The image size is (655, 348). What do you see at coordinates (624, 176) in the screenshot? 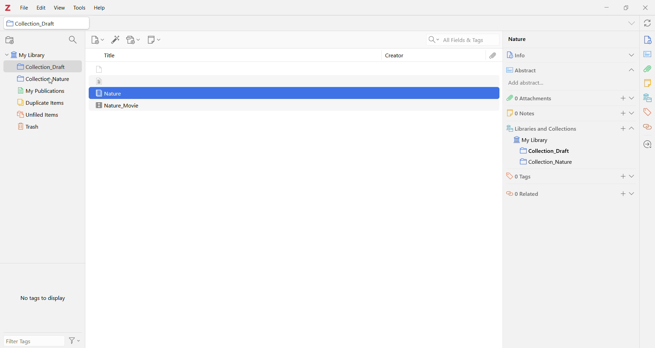
I see `Add` at bounding box center [624, 176].